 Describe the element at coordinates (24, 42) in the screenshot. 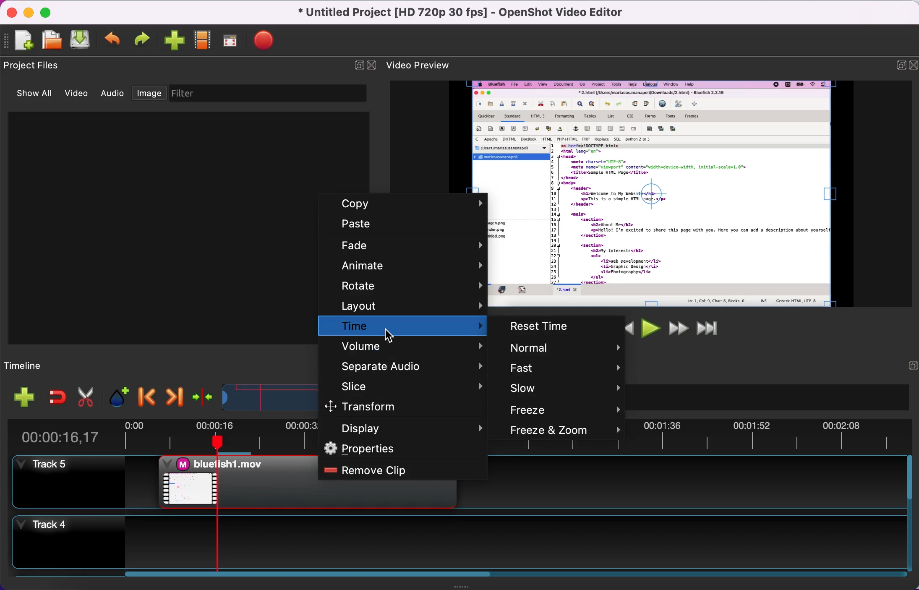

I see `new project` at that location.